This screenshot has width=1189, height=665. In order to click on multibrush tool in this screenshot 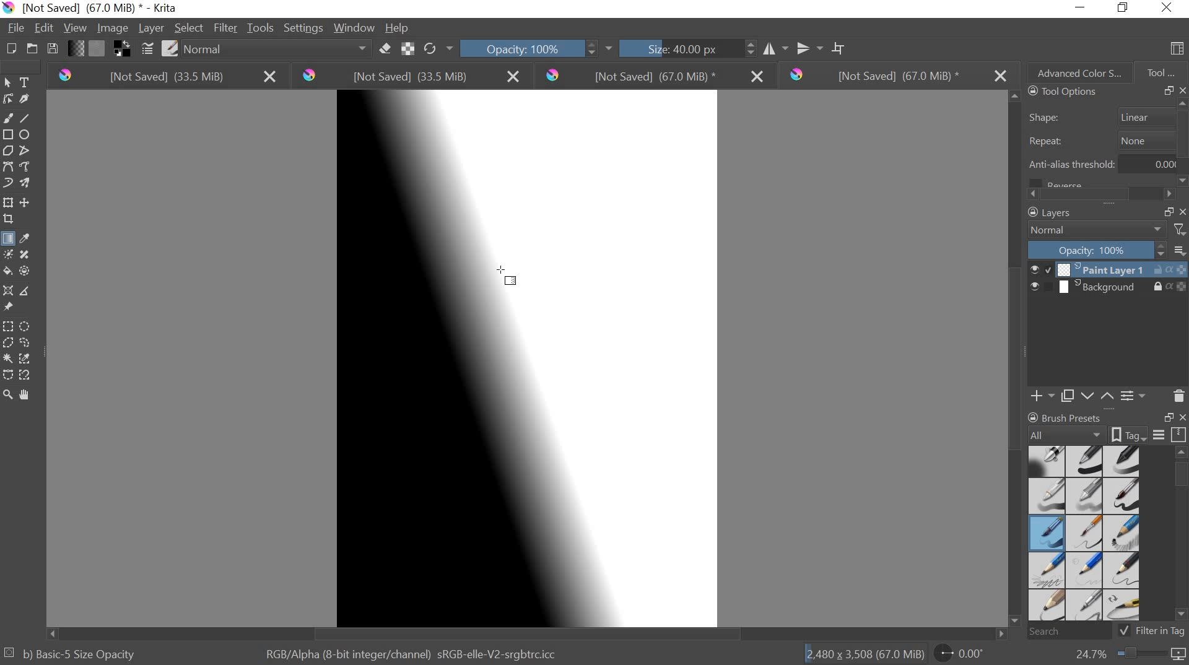, I will do `click(27, 181)`.